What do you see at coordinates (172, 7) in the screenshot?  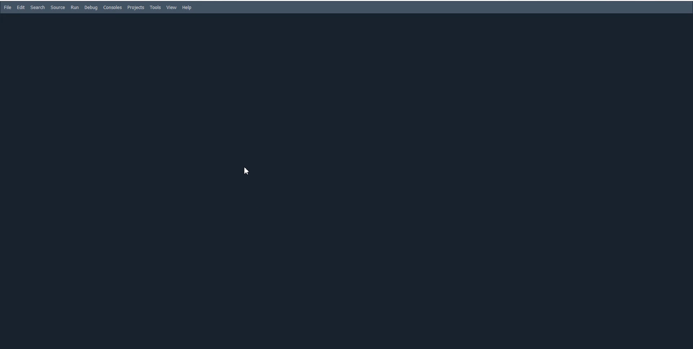 I see `View` at bounding box center [172, 7].